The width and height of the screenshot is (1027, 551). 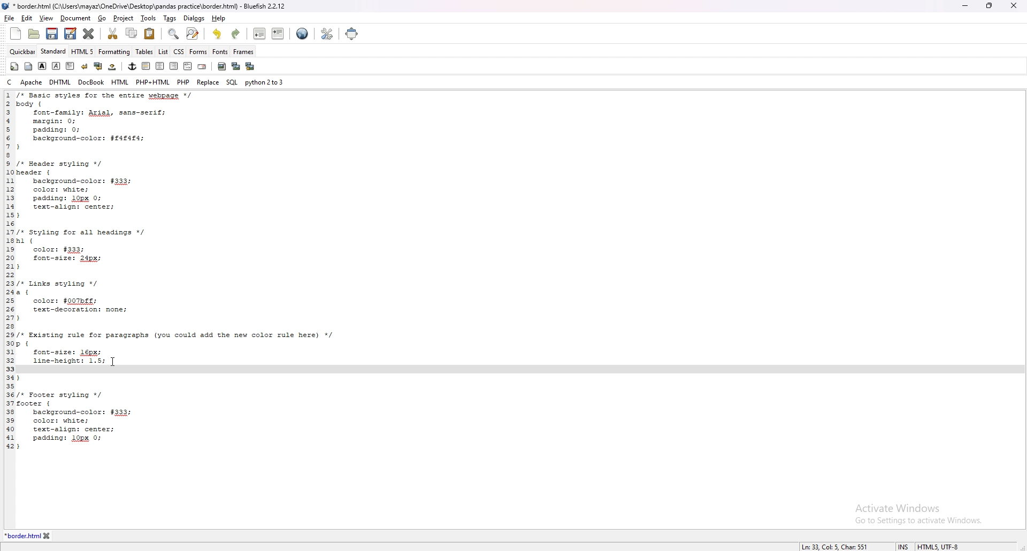 What do you see at coordinates (193, 33) in the screenshot?
I see `advanced find and replace` at bounding box center [193, 33].